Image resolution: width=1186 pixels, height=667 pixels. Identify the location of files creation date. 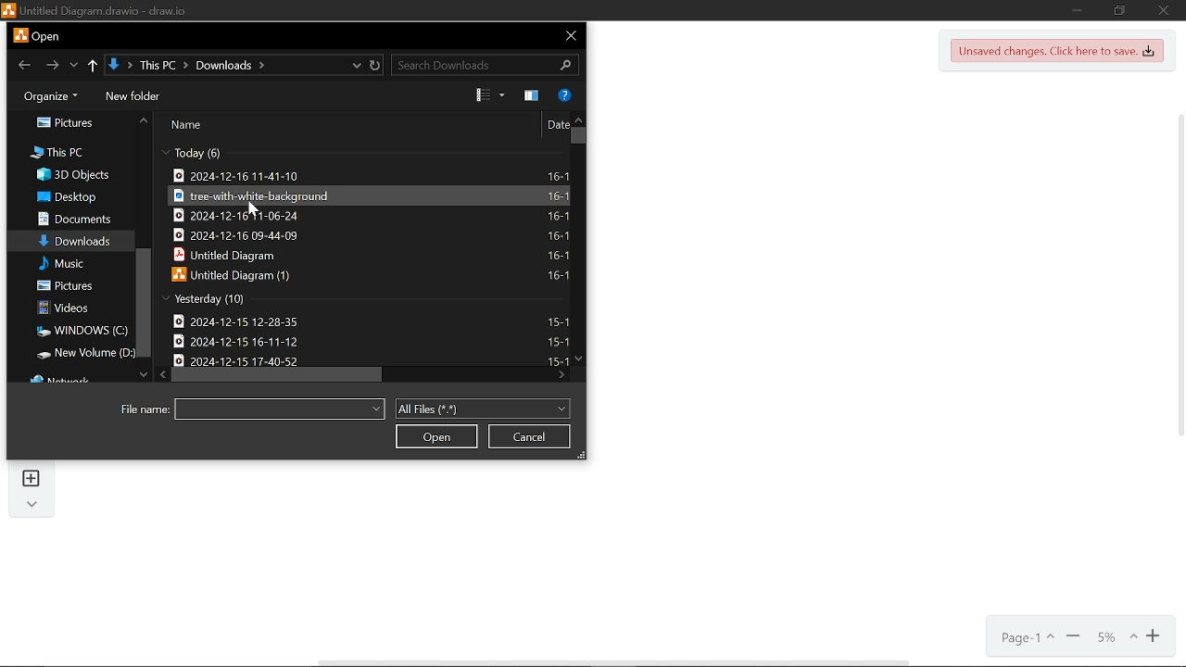
(189, 155).